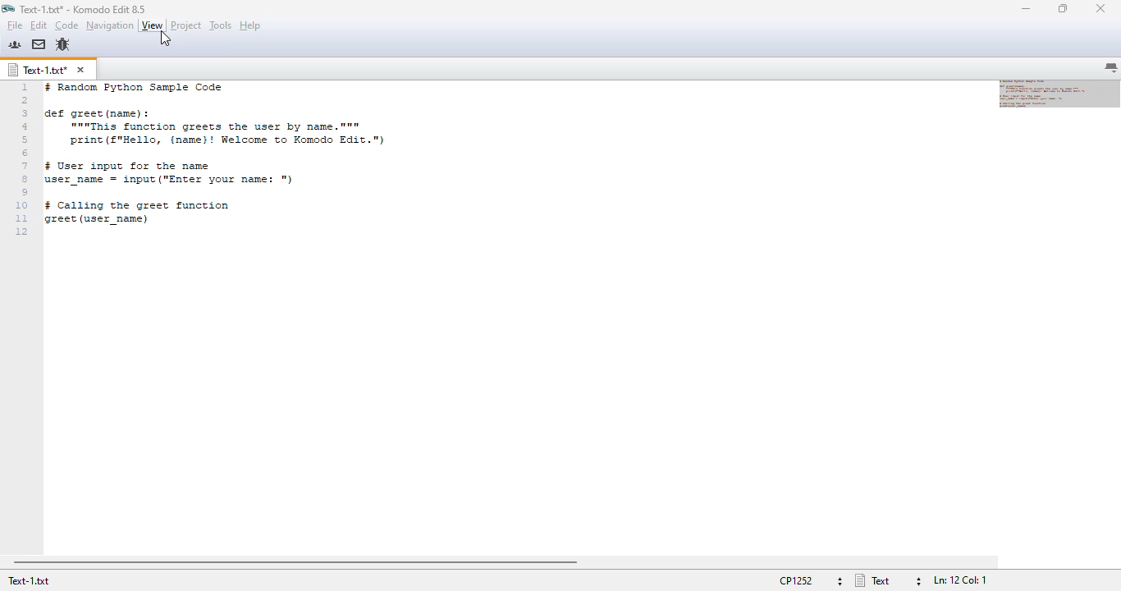 This screenshot has height=591, width=1121. Describe the element at coordinates (110, 25) in the screenshot. I see `navigation` at that location.